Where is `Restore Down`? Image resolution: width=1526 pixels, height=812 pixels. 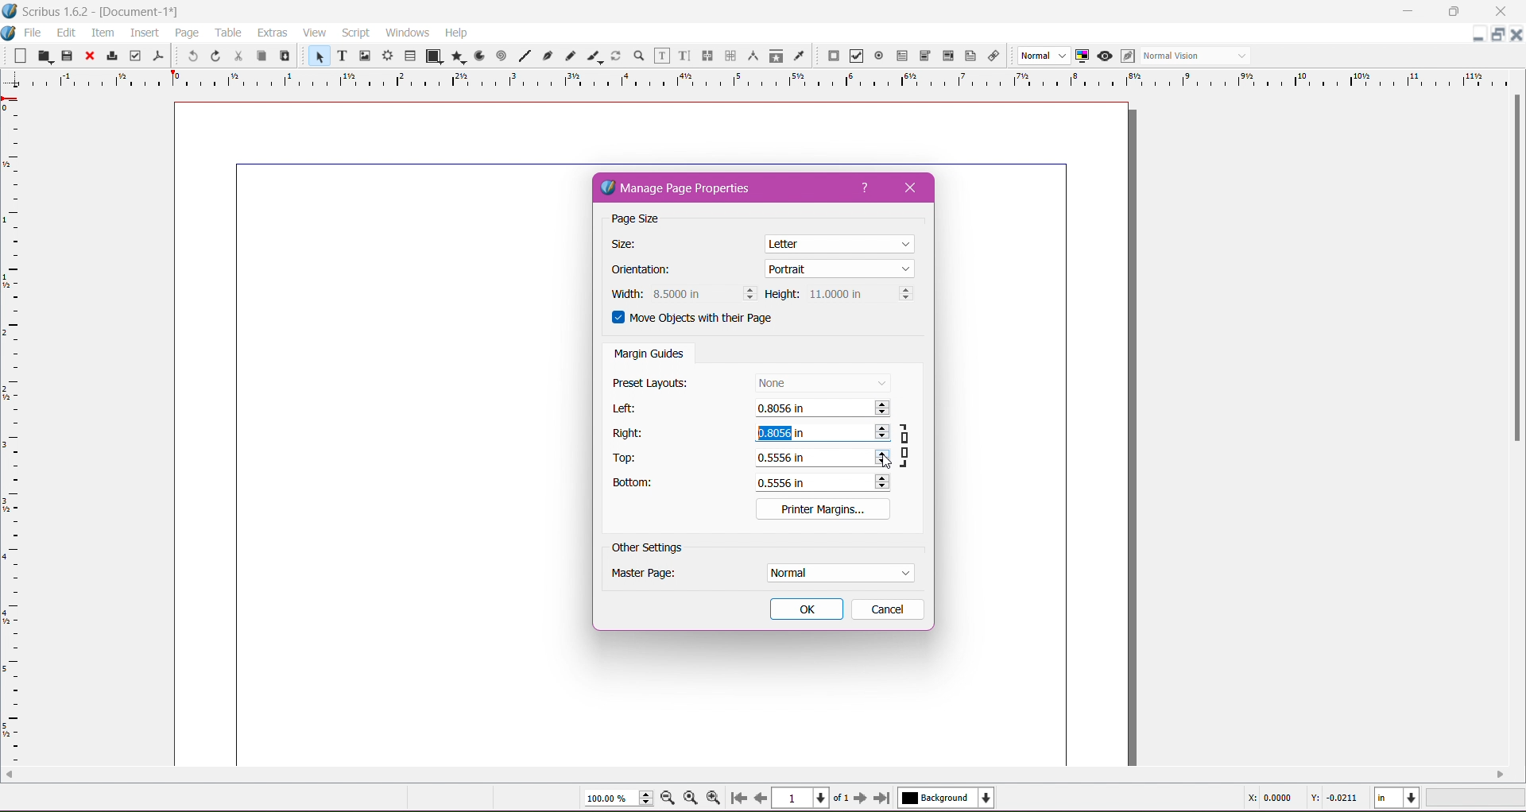
Restore Down is located at coordinates (1452, 12).